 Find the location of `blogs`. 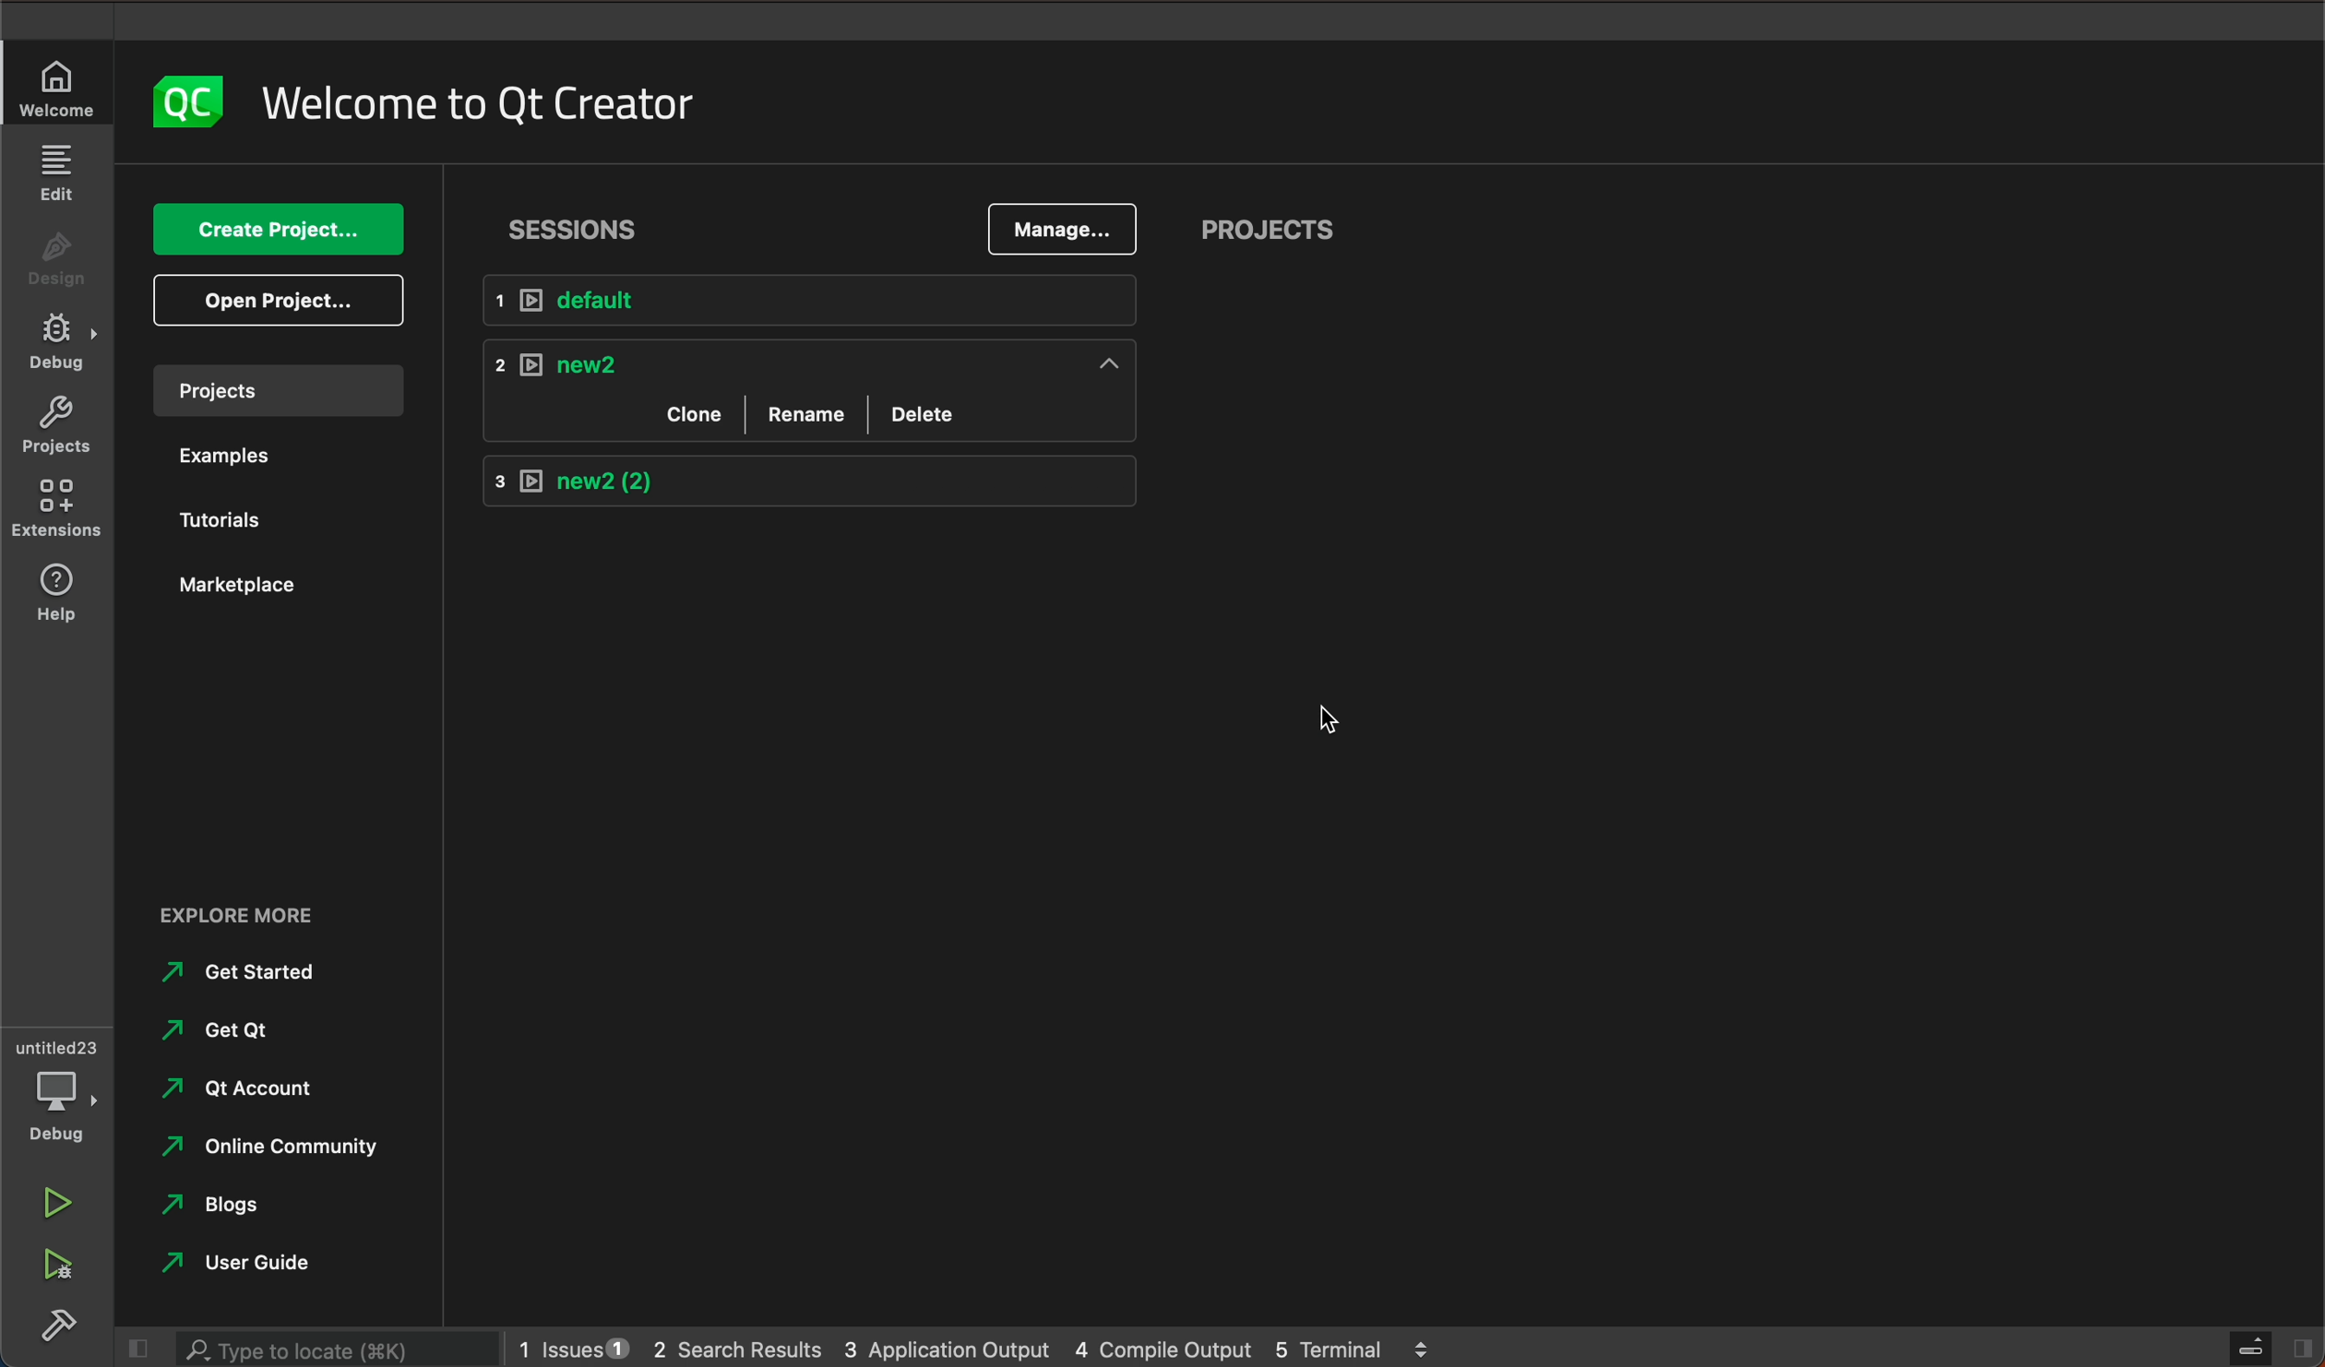

blogs is located at coordinates (223, 1205).